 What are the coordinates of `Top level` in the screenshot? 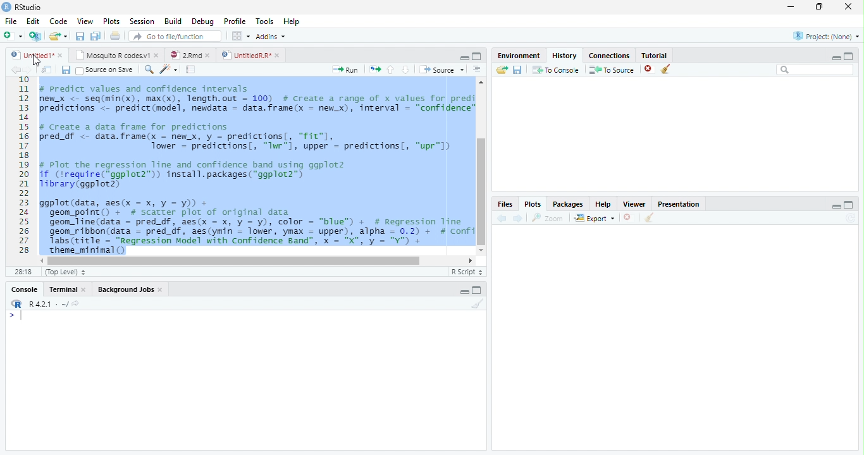 It's located at (65, 273).